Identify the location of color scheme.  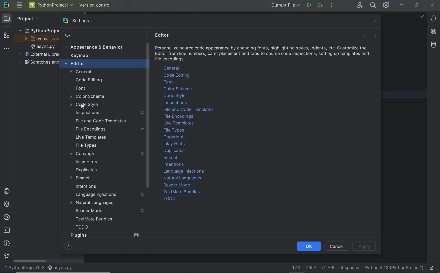
(88, 97).